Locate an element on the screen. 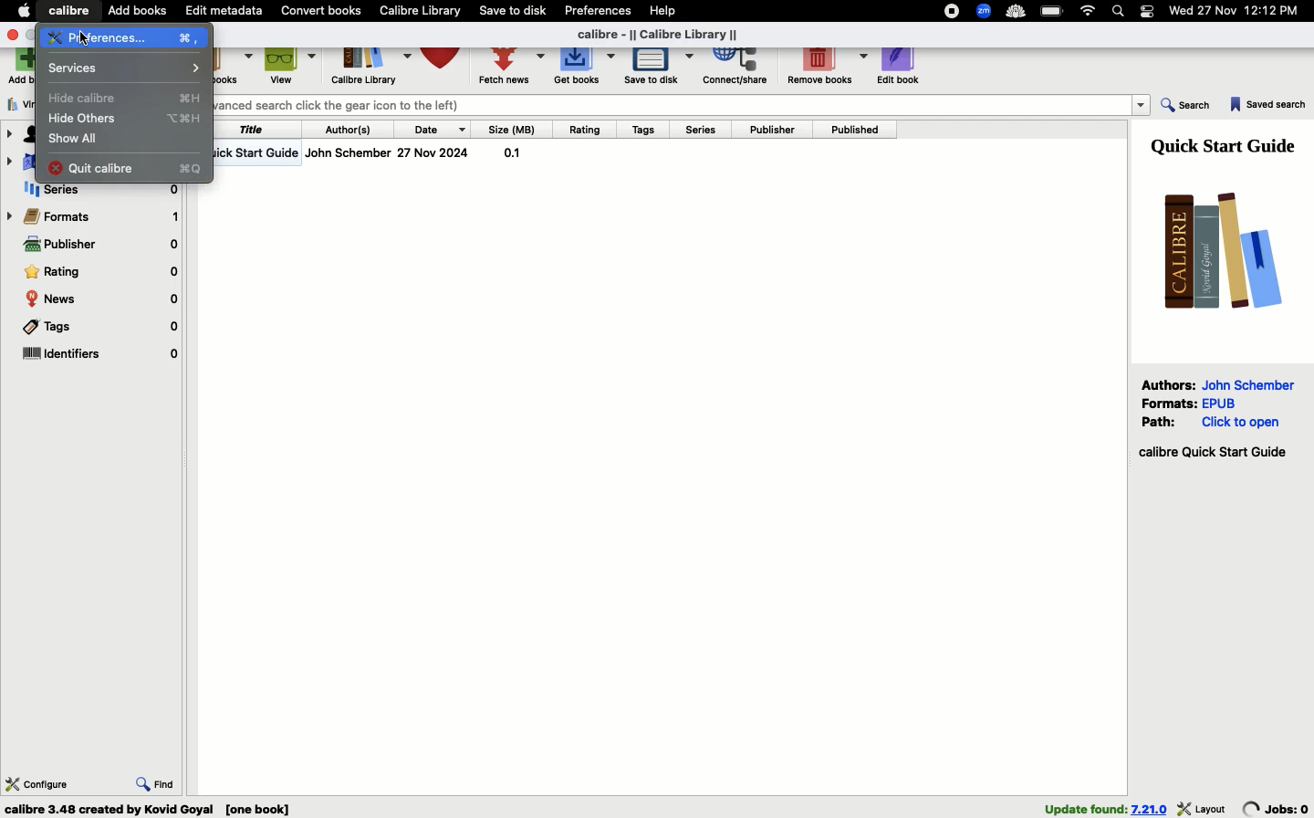 This screenshot has height=818, width=1314. epub is located at coordinates (1219, 403).